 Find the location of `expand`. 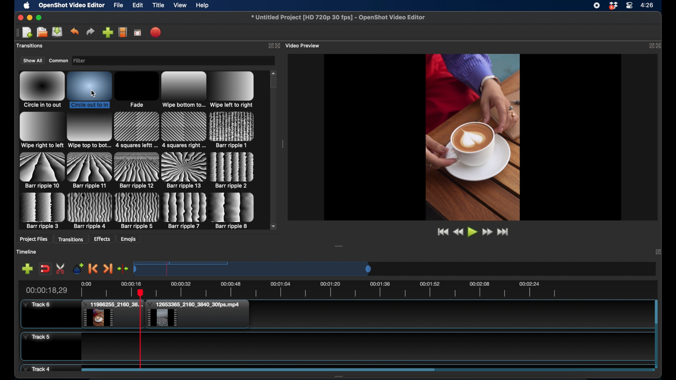

expand is located at coordinates (650, 45).